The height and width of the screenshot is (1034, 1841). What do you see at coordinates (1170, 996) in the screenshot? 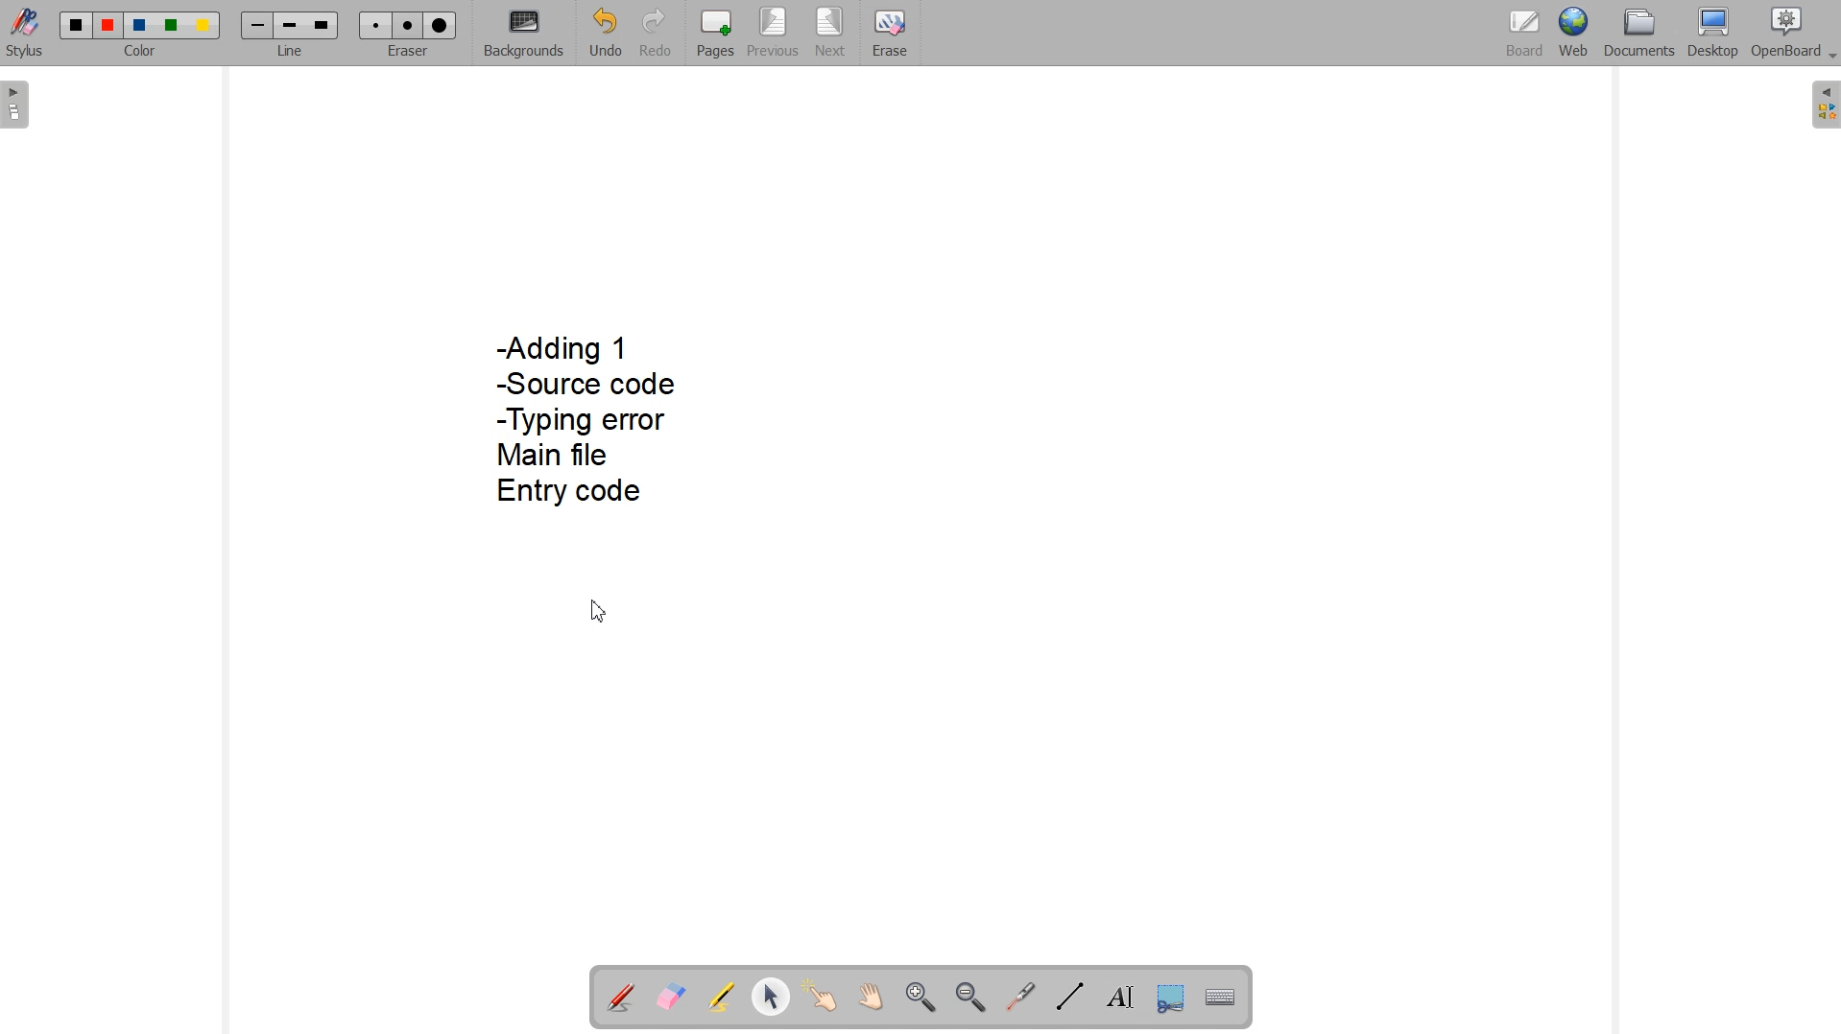
I see `Capture part of the screen` at bounding box center [1170, 996].